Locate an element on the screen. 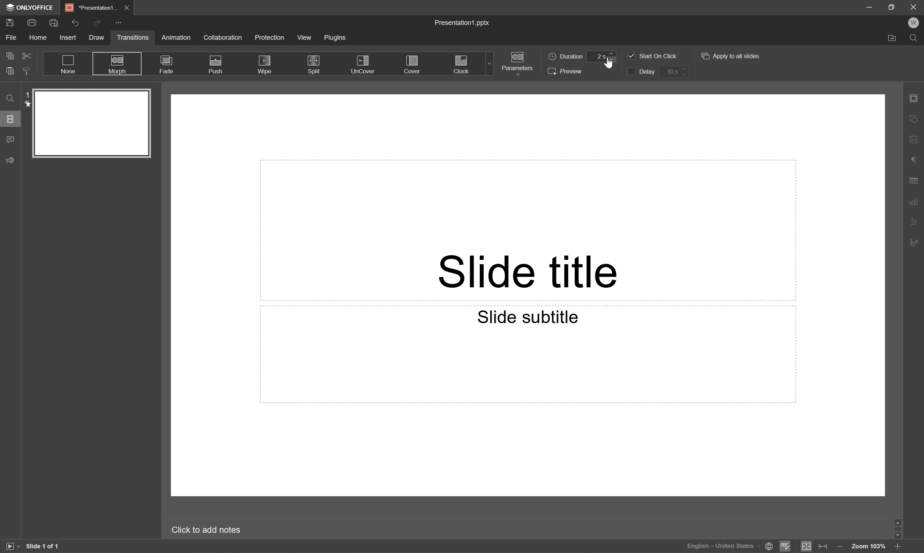  Copy style is located at coordinates (27, 71).